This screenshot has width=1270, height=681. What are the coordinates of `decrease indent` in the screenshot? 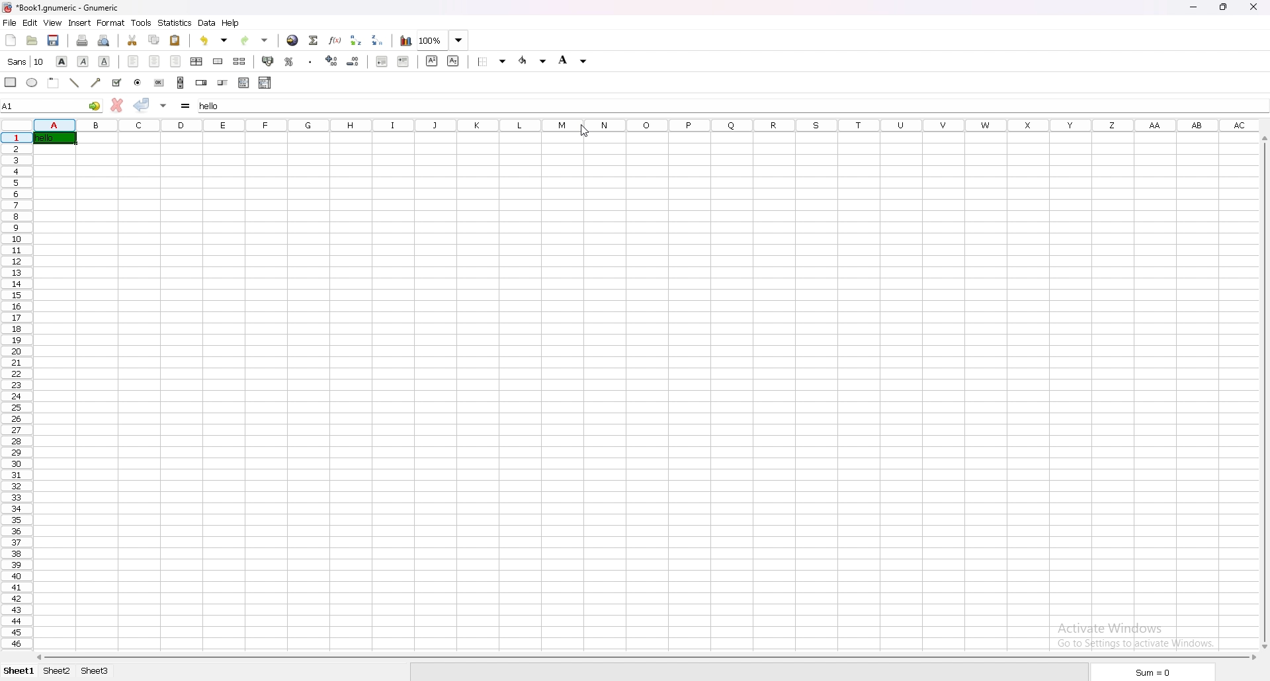 It's located at (382, 61).